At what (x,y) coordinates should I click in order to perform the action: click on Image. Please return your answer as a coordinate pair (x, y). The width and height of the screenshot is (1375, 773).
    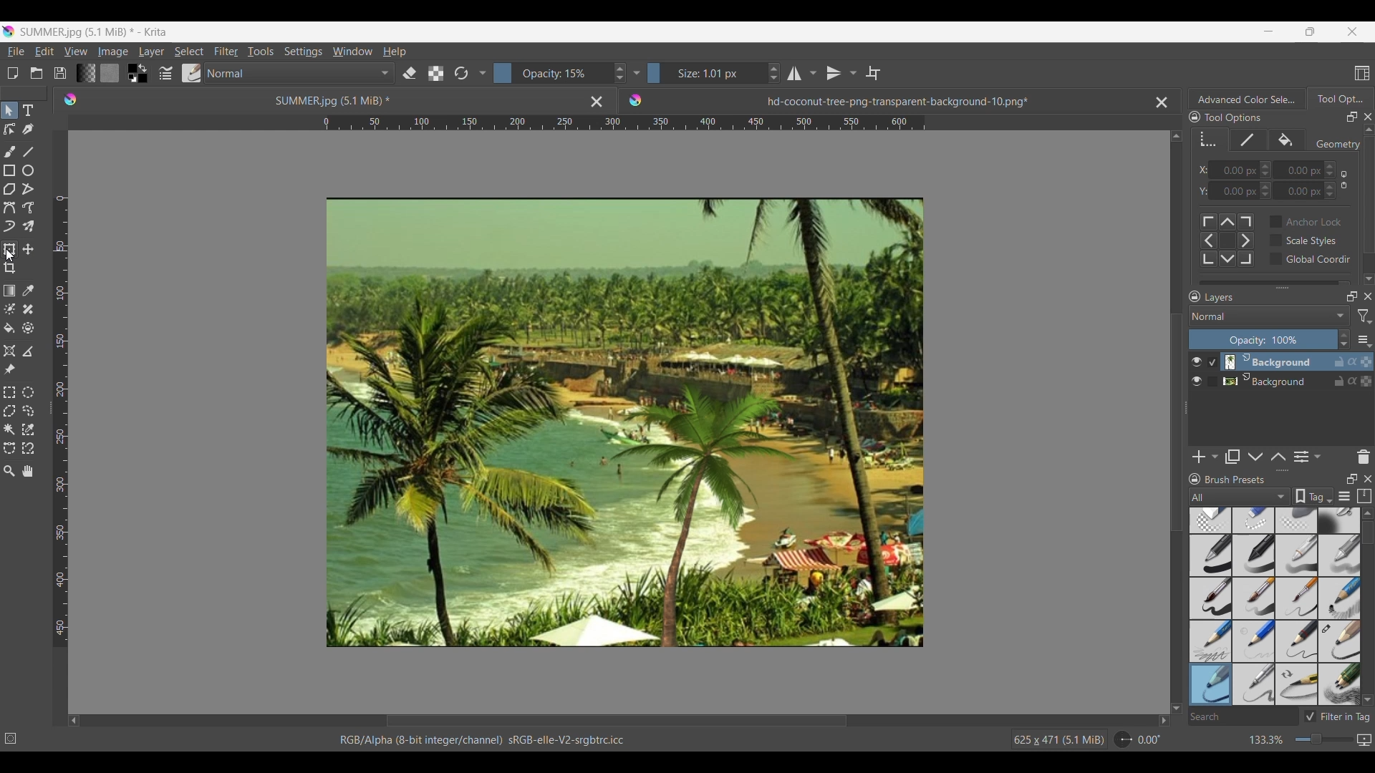
    Looking at the image, I should click on (112, 52).